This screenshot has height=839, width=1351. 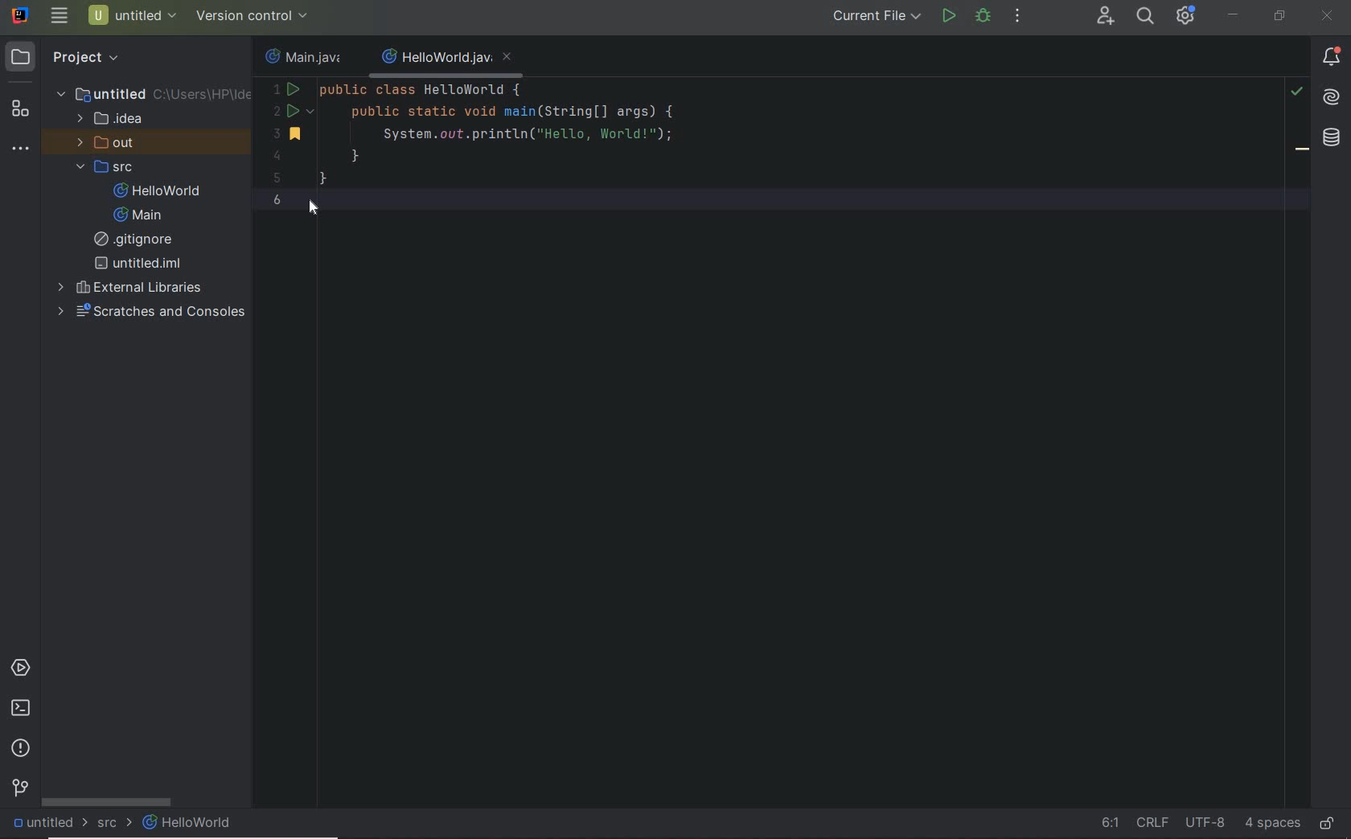 What do you see at coordinates (1329, 18) in the screenshot?
I see `close` at bounding box center [1329, 18].